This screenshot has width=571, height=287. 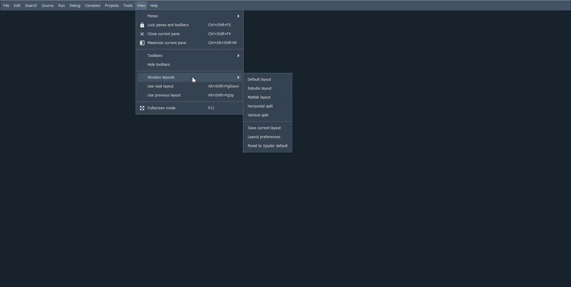 What do you see at coordinates (17, 6) in the screenshot?
I see `Edit` at bounding box center [17, 6].